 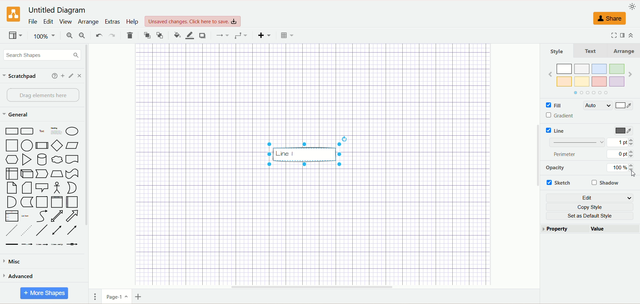 I want to click on logo, so click(x=13, y=14).